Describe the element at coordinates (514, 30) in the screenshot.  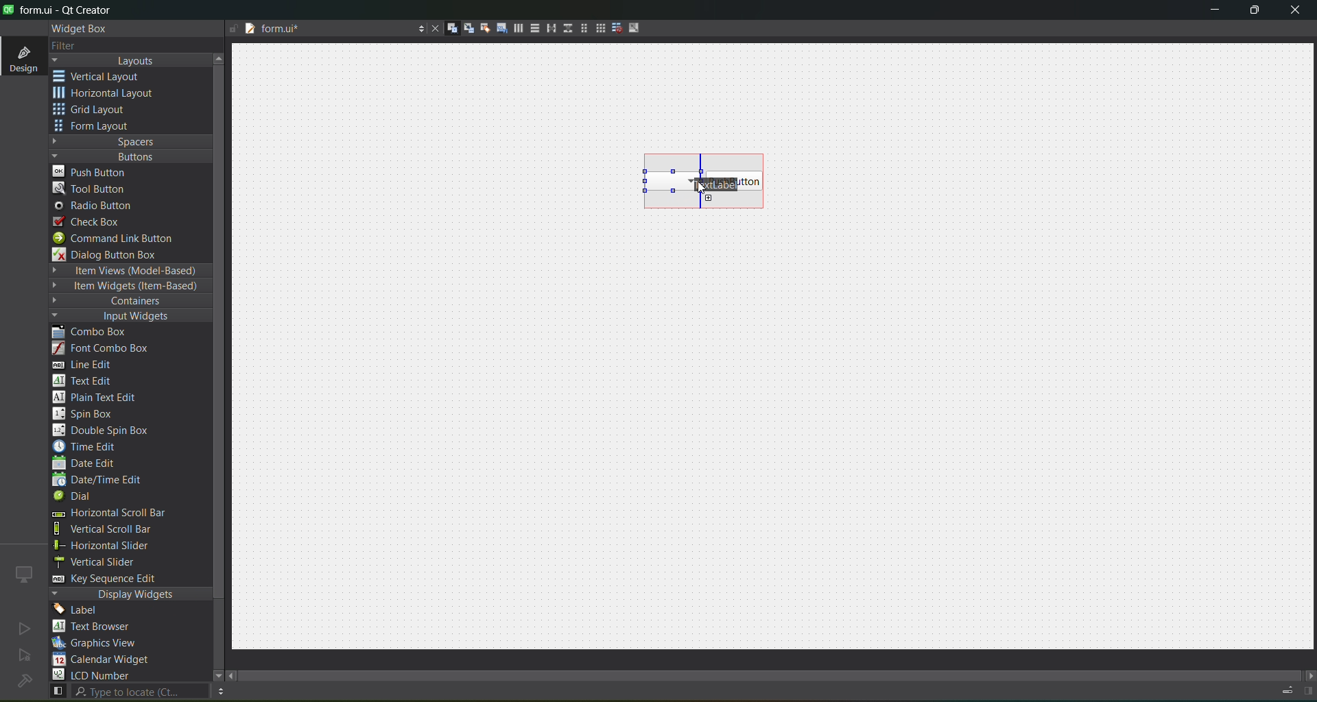
I see `layout horizontally` at that location.